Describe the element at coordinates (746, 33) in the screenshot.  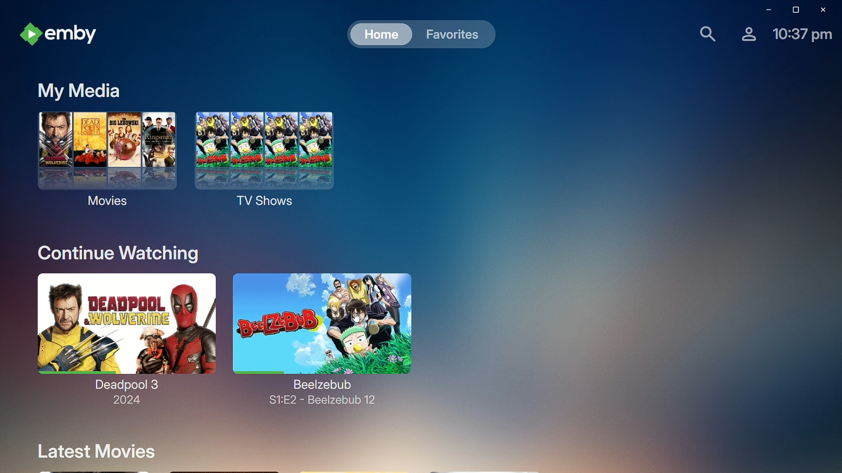
I see `Account` at that location.